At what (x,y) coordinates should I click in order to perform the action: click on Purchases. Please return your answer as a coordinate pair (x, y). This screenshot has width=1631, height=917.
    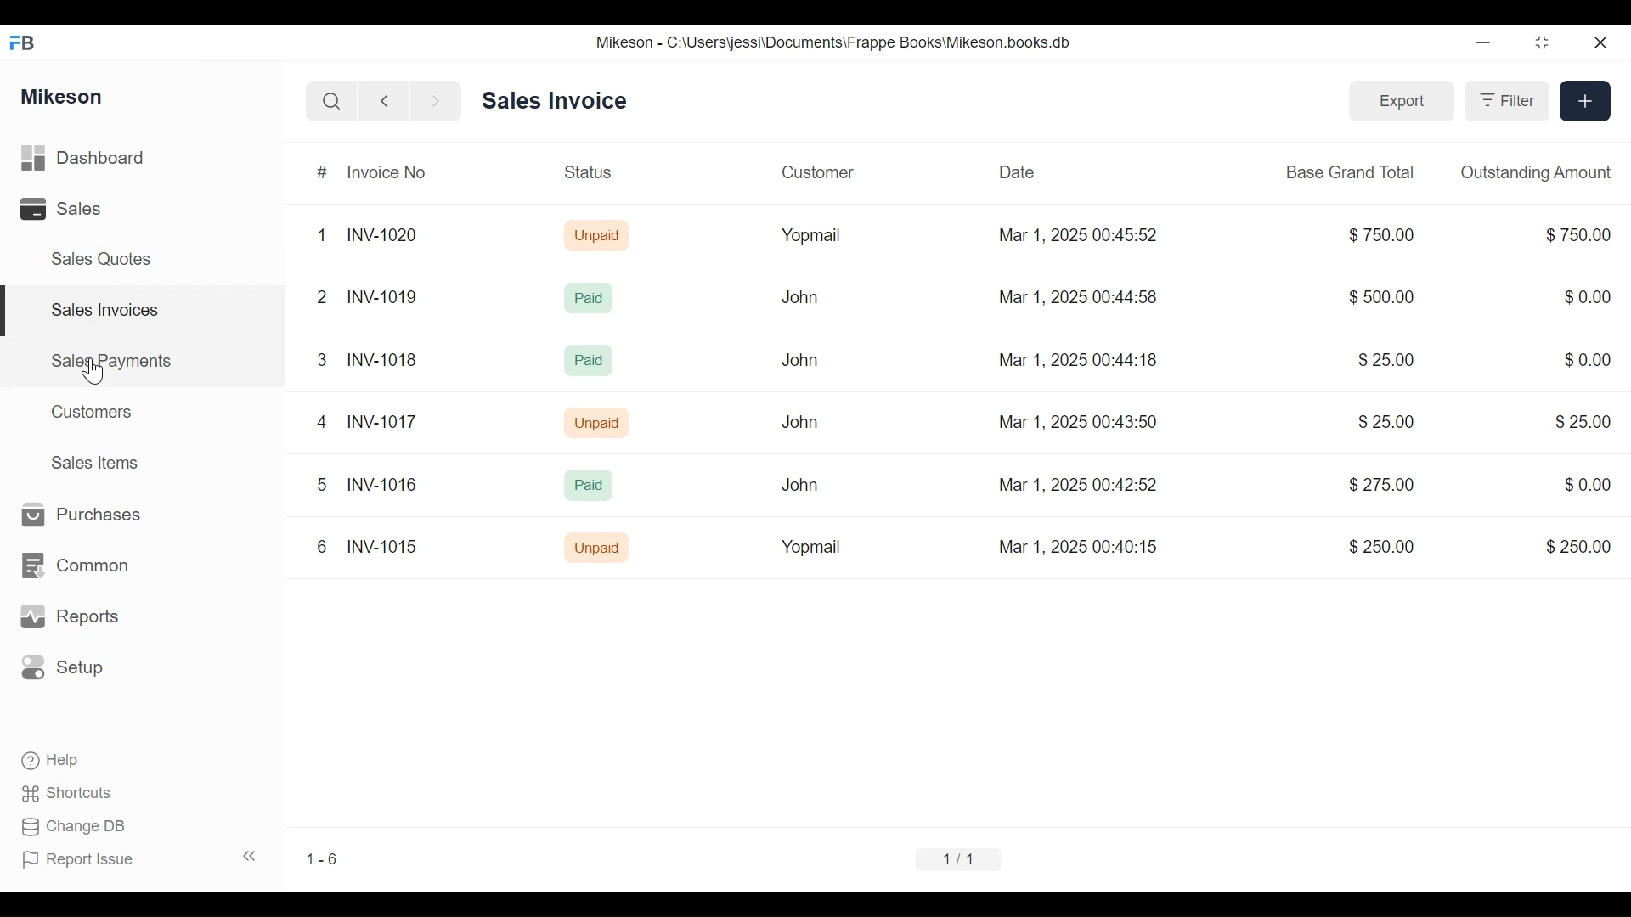
    Looking at the image, I should click on (81, 515).